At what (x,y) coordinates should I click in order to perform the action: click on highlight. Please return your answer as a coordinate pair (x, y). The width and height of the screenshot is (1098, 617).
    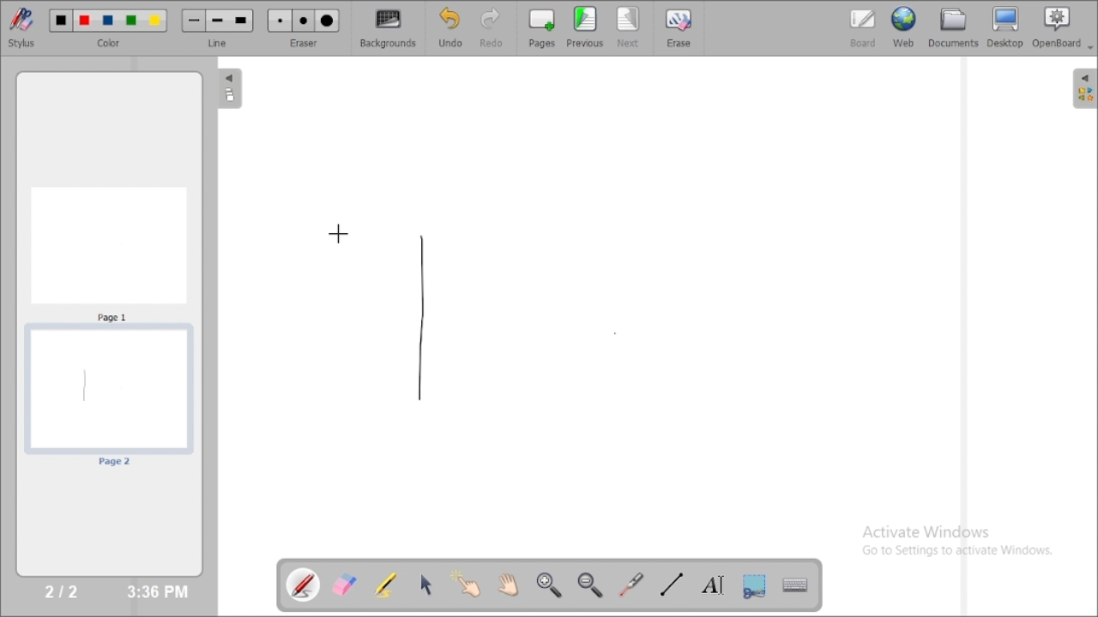
    Looking at the image, I should click on (385, 584).